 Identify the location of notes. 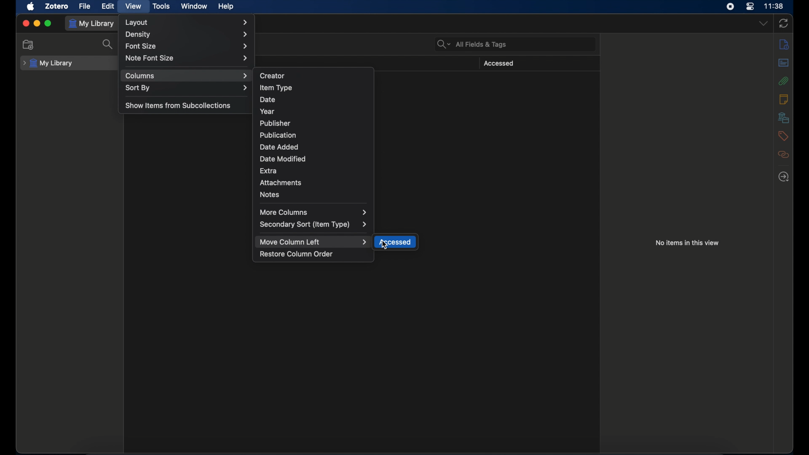
(785, 99).